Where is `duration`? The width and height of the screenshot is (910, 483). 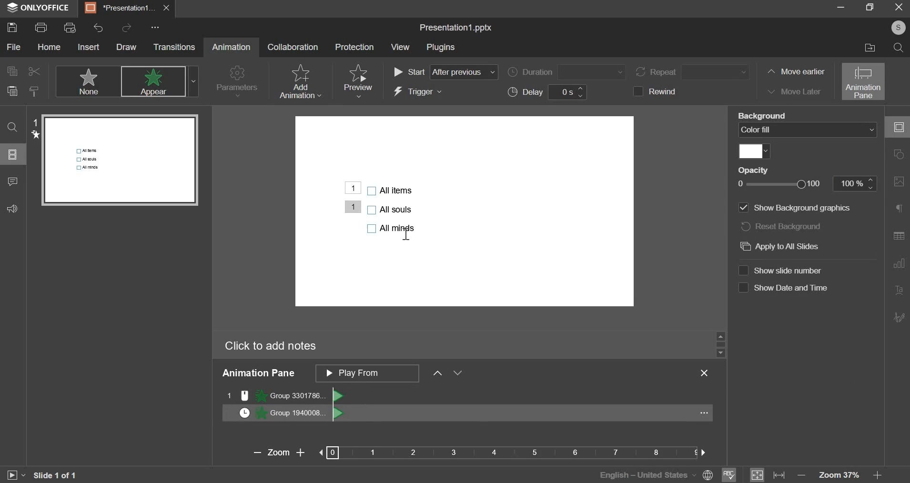
duration is located at coordinates (566, 72).